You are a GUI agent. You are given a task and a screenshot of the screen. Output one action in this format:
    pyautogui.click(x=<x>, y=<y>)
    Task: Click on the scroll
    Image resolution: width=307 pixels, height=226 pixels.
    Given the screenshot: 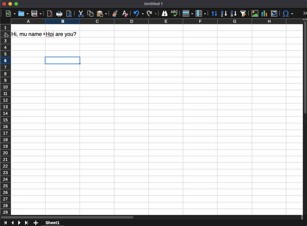 What is the action you would take?
    pyautogui.click(x=305, y=117)
    